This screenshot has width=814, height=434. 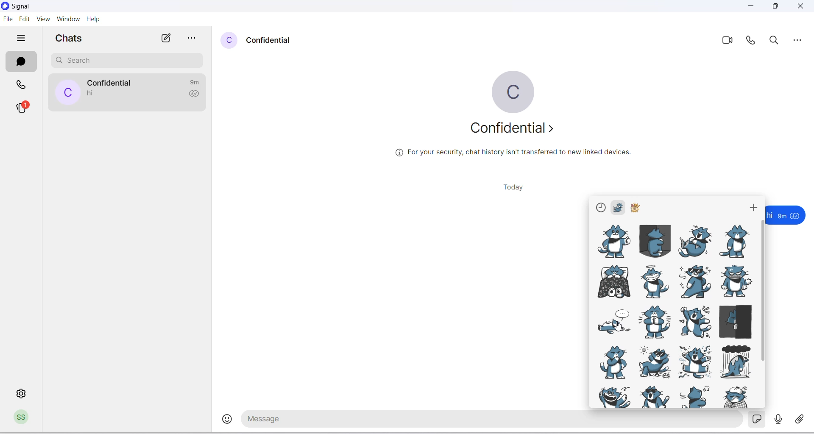 What do you see at coordinates (270, 40) in the screenshot?
I see `contact name` at bounding box center [270, 40].